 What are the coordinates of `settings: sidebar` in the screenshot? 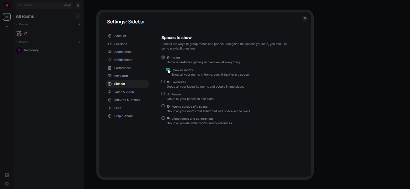 It's located at (125, 21).